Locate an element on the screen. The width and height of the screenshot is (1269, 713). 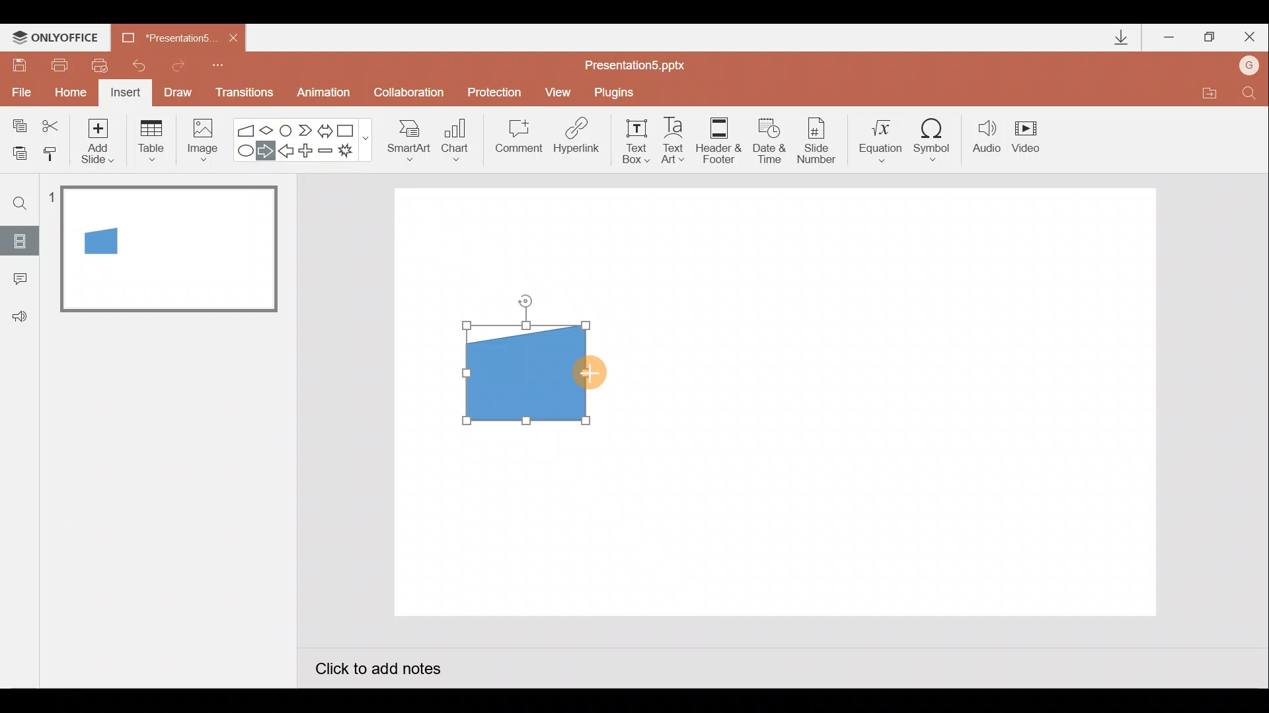
Copy style is located at coordinates (52, 152).